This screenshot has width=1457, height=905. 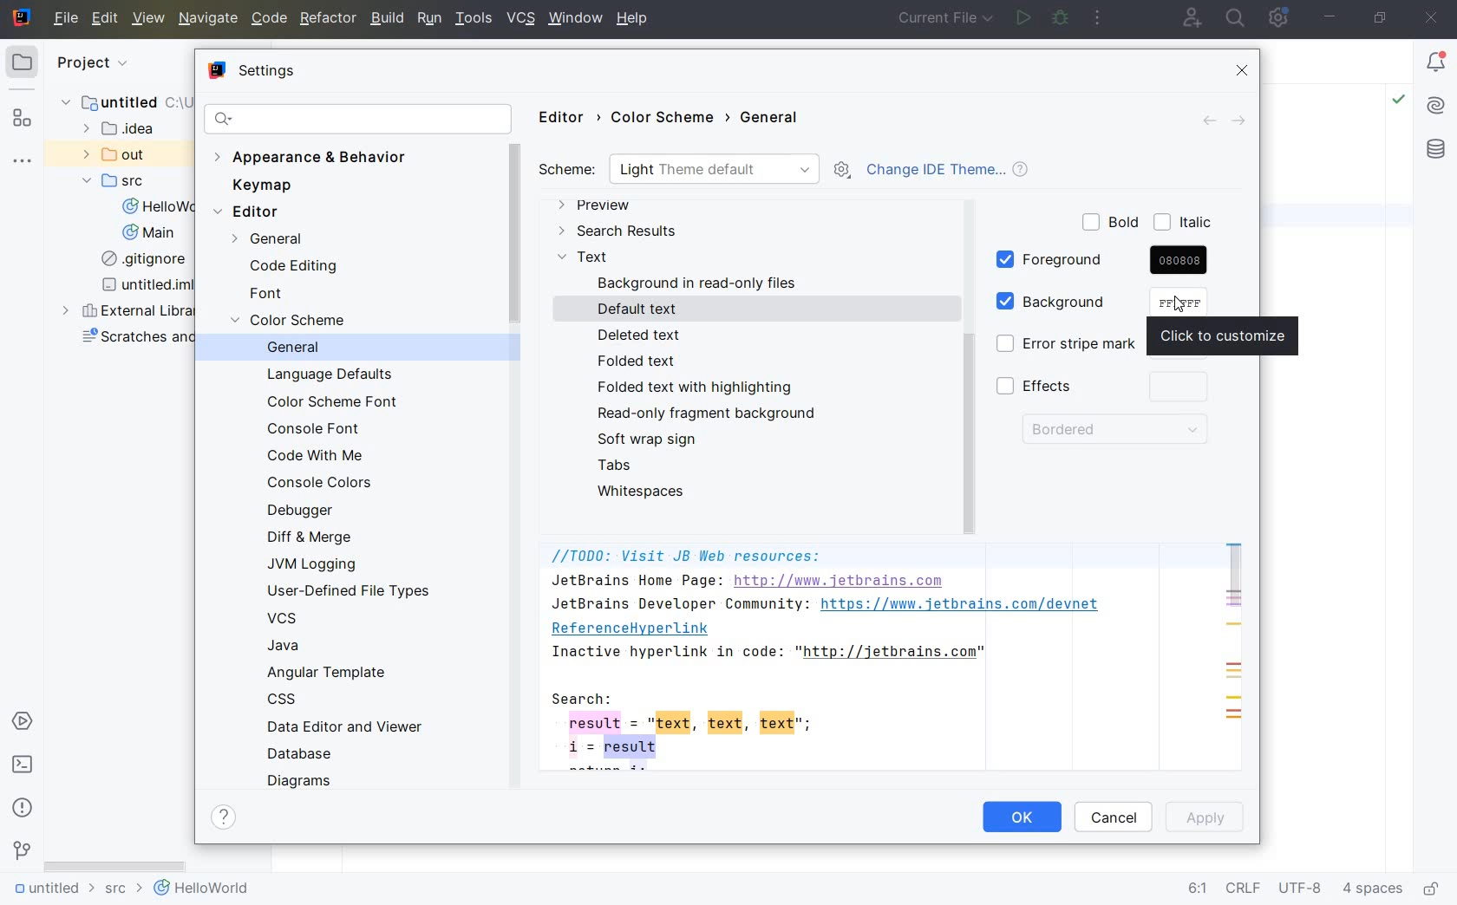 I want to click on Main, so click(x=149, y=235).